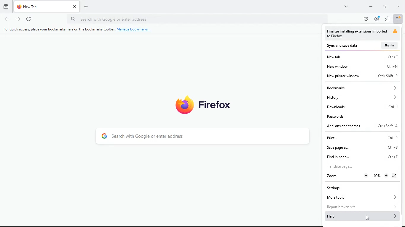  Describe the element at coordinates (346, 7) in the screenshot. I see `more` at that location.